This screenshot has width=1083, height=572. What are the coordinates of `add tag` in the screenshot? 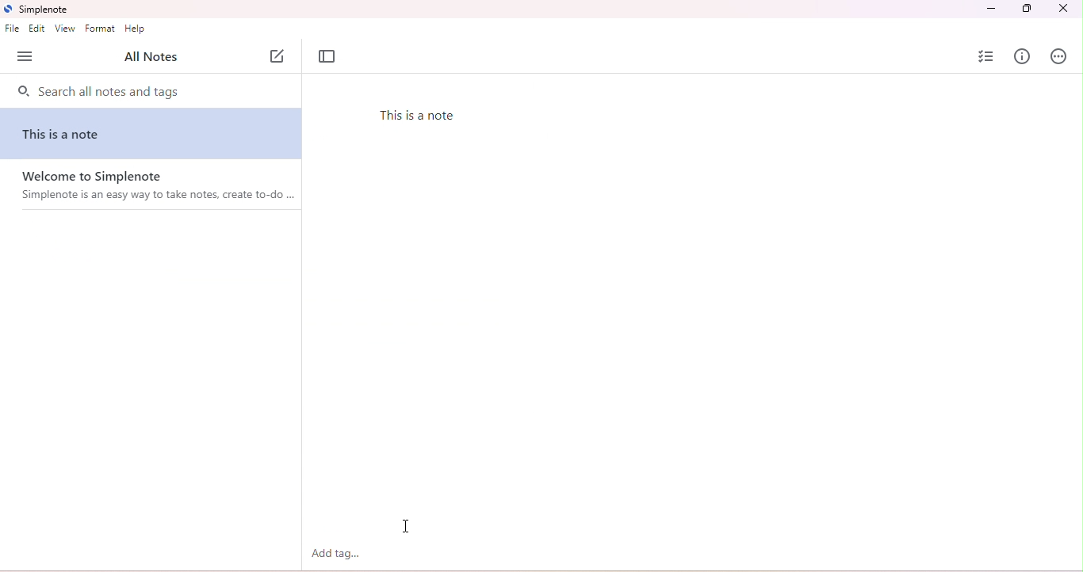 It's located at (335, 553).